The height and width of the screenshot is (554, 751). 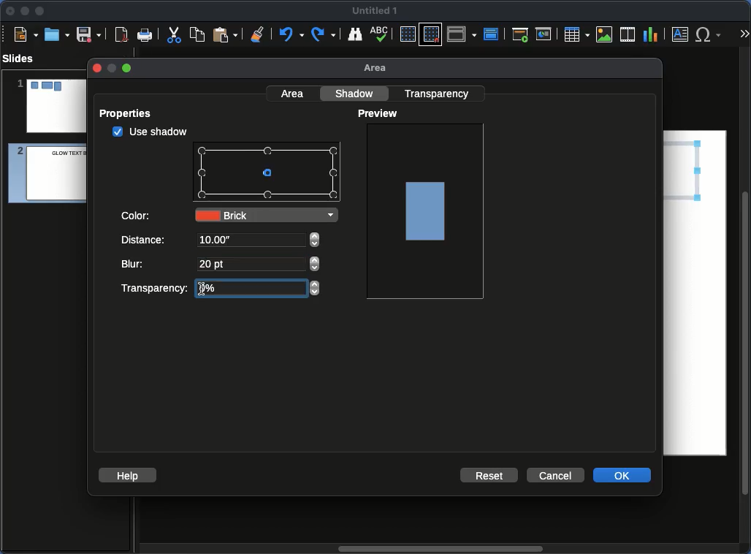 What do you see at coordinates (628, 34) in the screenshot?
I see `Audio or video` at bounding box center [628, 34].